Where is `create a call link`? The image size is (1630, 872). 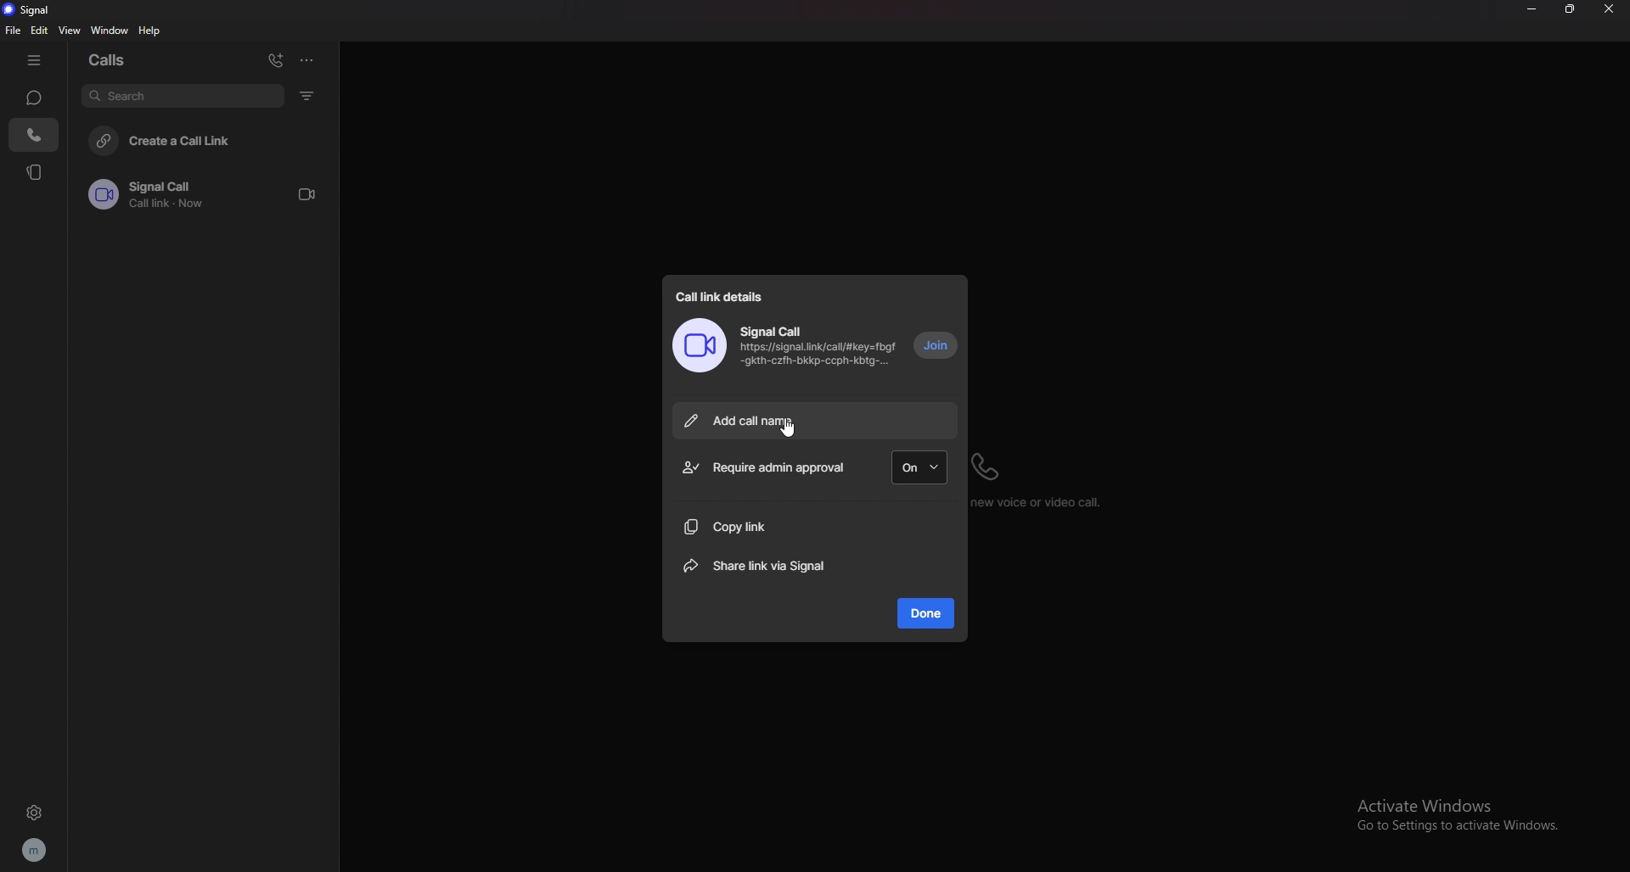 create a call link is located at coordinates (209, 139).